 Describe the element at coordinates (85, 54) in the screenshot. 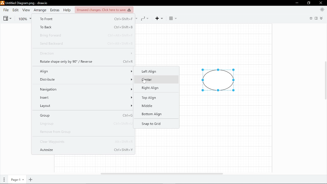

I see `Direction` at that location.